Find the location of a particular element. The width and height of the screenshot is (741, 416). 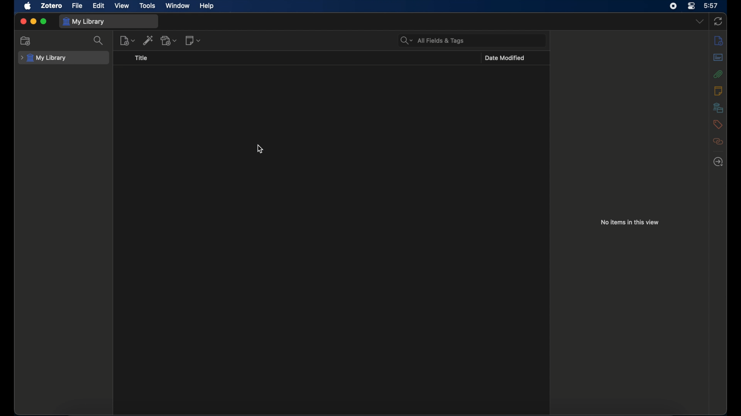

my library is located at coordinates (85, 21).